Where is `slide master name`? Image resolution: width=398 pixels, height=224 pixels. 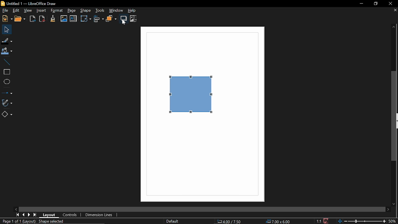 slide master name is located at coordinates (172, 222).